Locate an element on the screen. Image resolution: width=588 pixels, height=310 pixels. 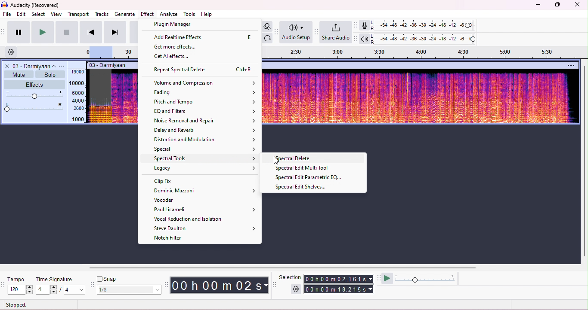
time signature is located at coordinates (53, 280).